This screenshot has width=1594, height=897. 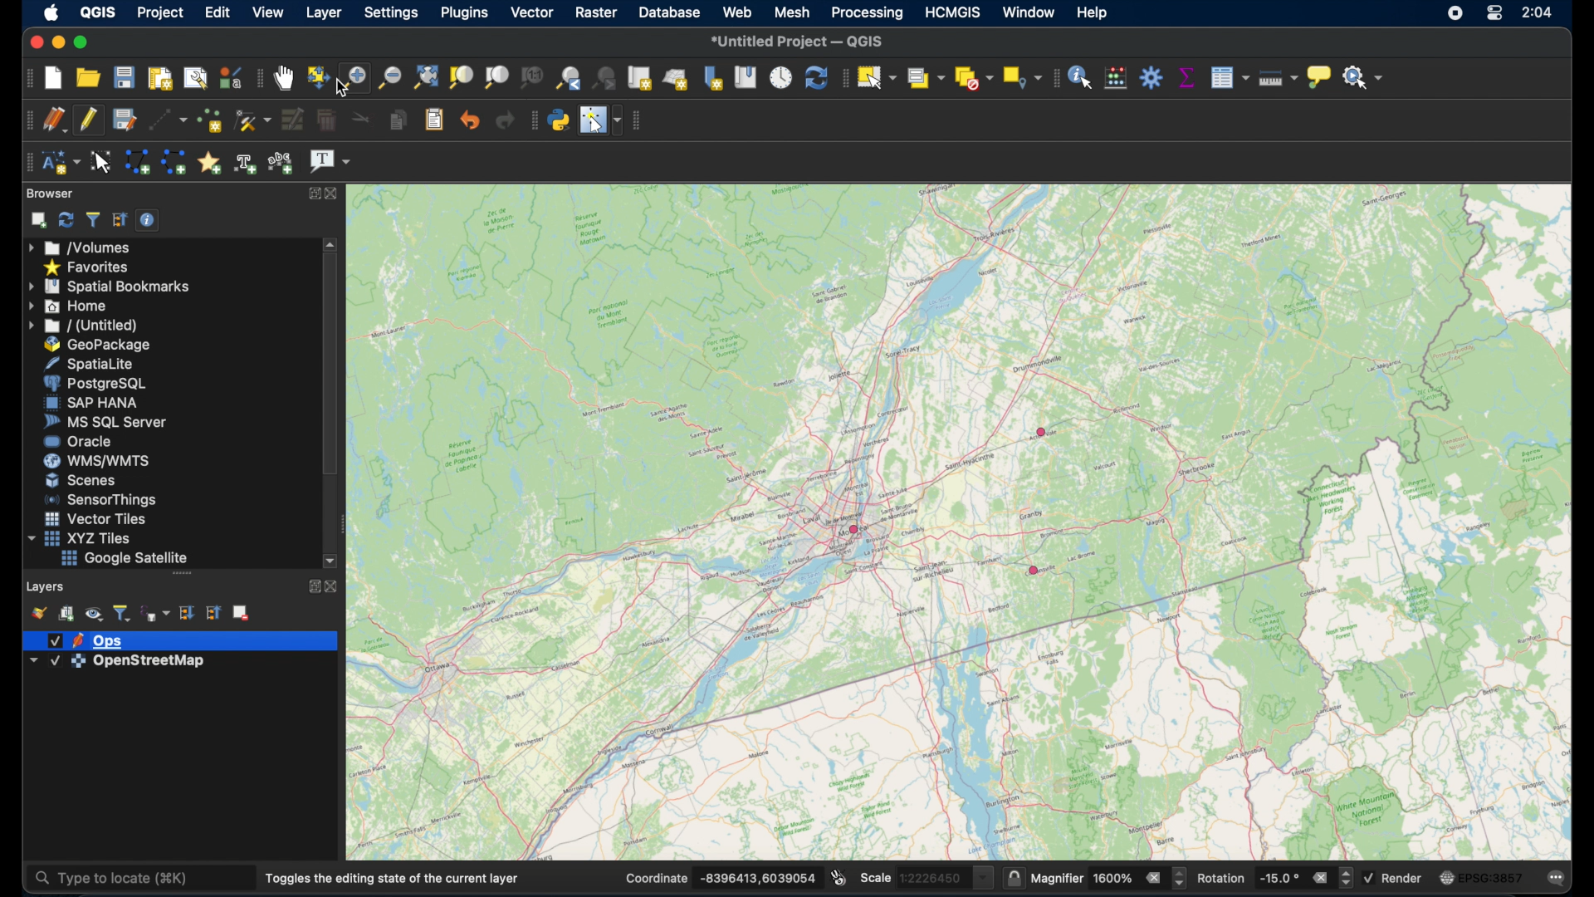 I want to click on plugins, so click(x=464, y=13).